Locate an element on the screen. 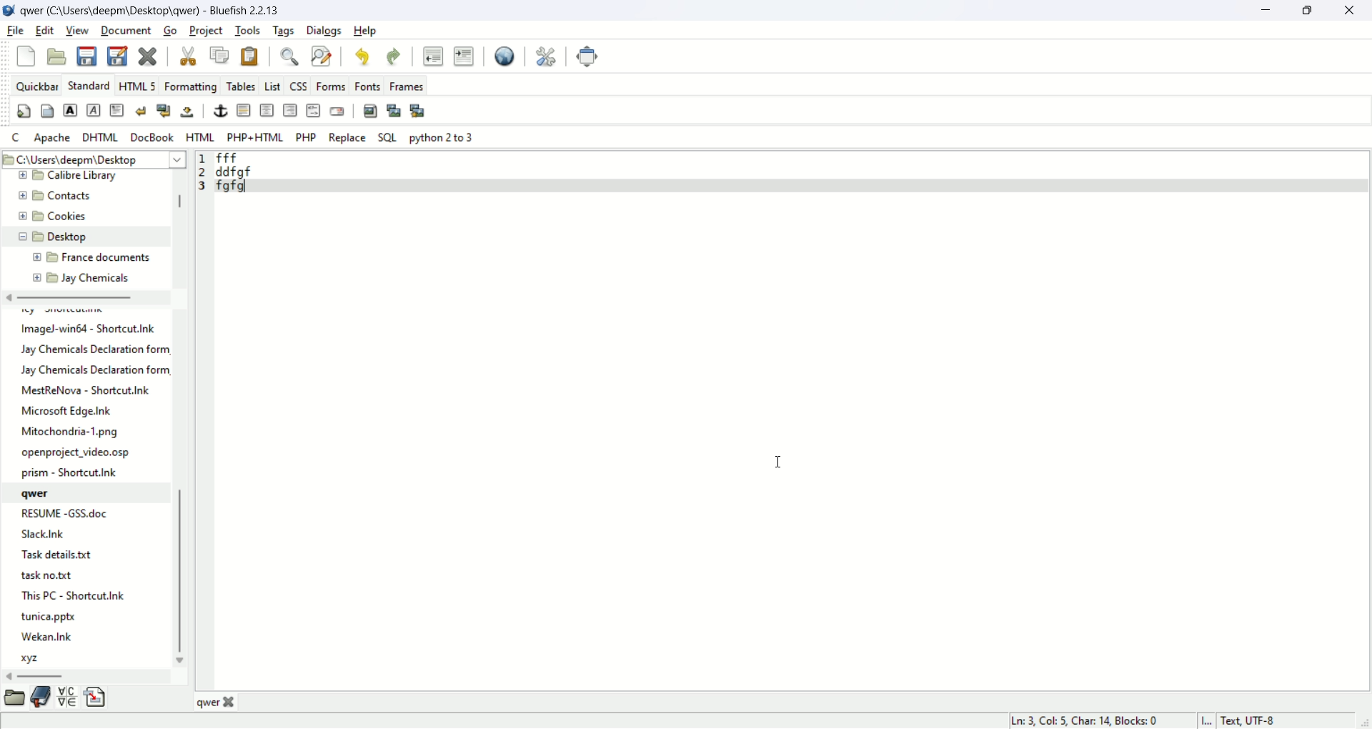 Image resolution: width=1372 pixels, height=729 pixels. task details.txt is located at coordinates (63, 556).